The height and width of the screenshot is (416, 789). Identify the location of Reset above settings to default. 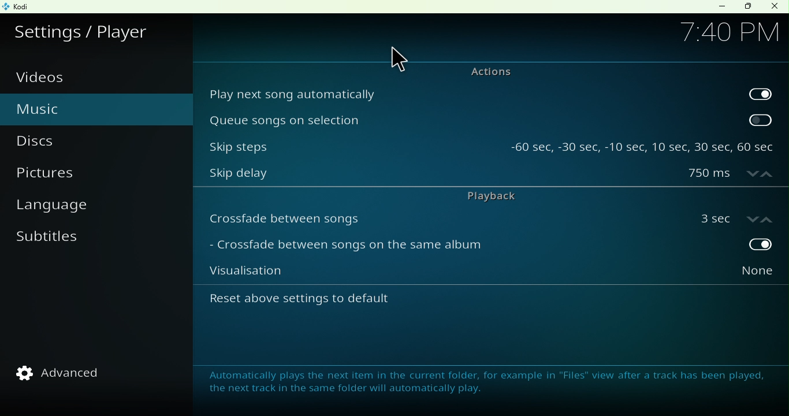
(333, 303).